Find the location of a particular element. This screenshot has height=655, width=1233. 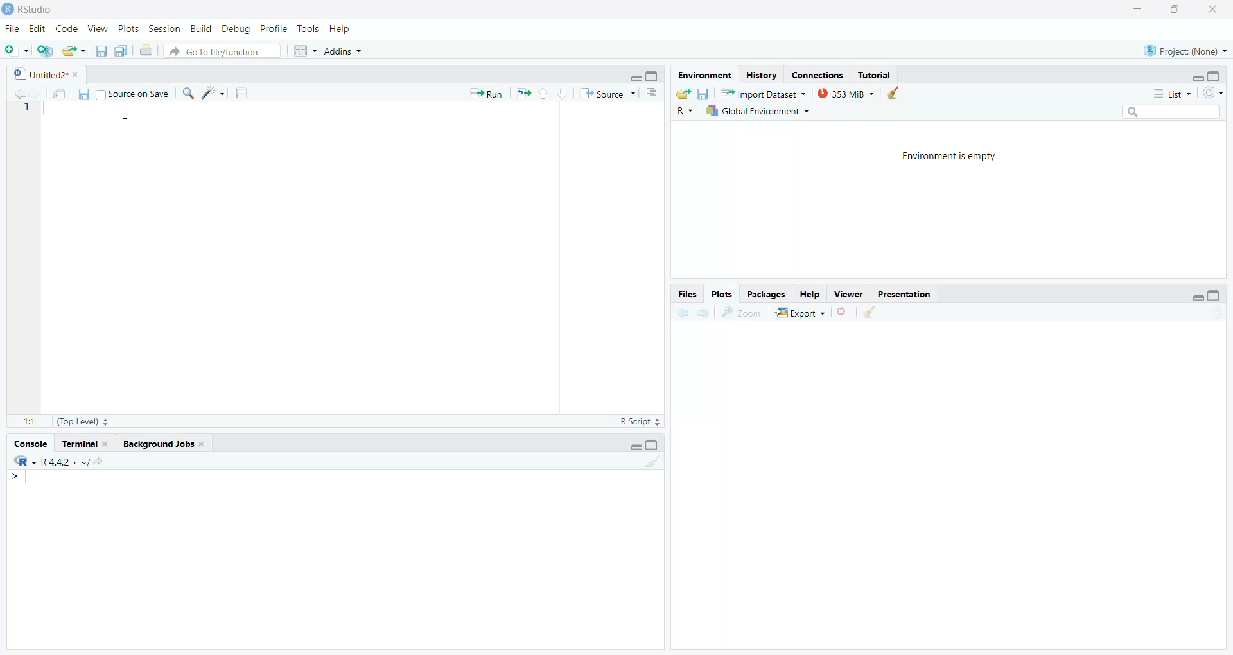

 353 MB ~ is located at coordinates (845, 94).